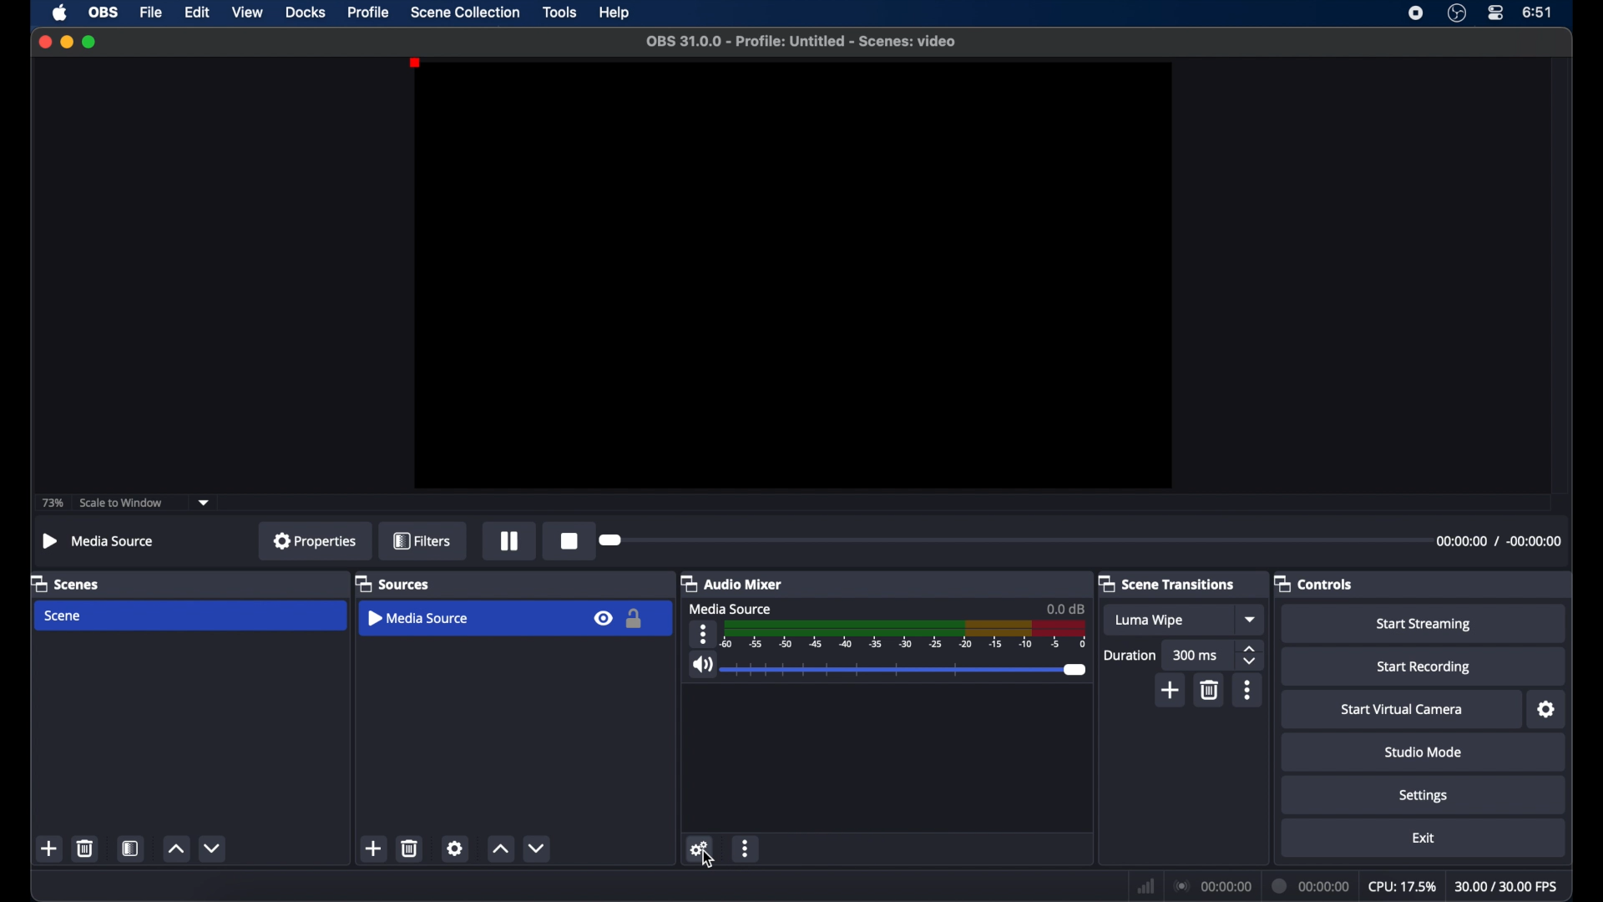 The height and width of the screenshot is (902, 1603). I want to click on media source, so click(99, 540).